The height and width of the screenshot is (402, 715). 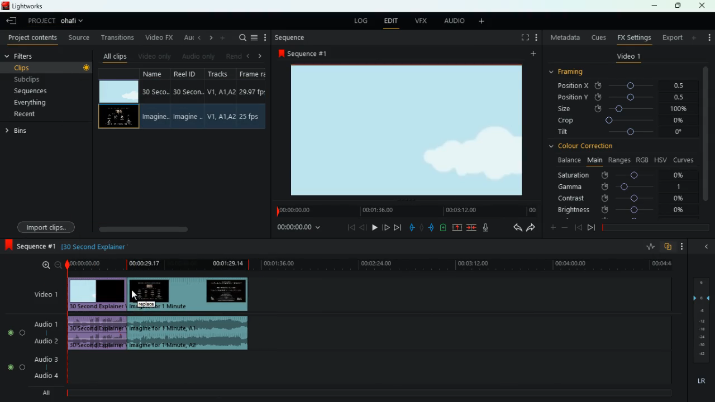 I want to click on colour correction, so click(x=585, y=146).